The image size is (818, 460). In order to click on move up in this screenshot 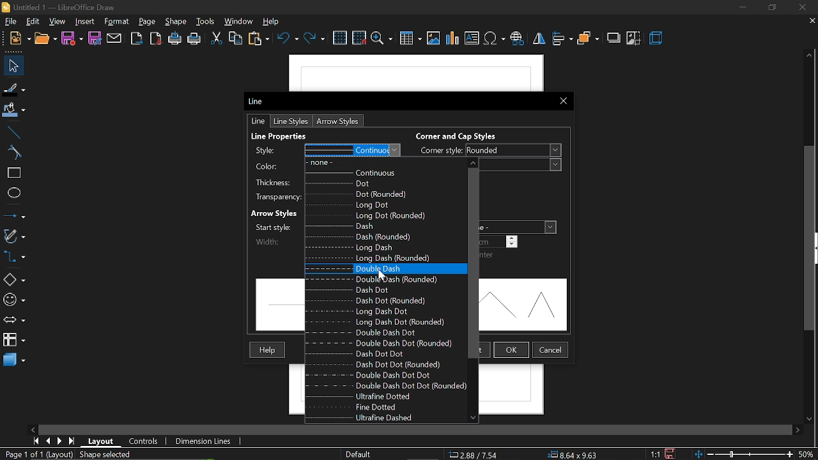, I will do `click(808, 55)`.